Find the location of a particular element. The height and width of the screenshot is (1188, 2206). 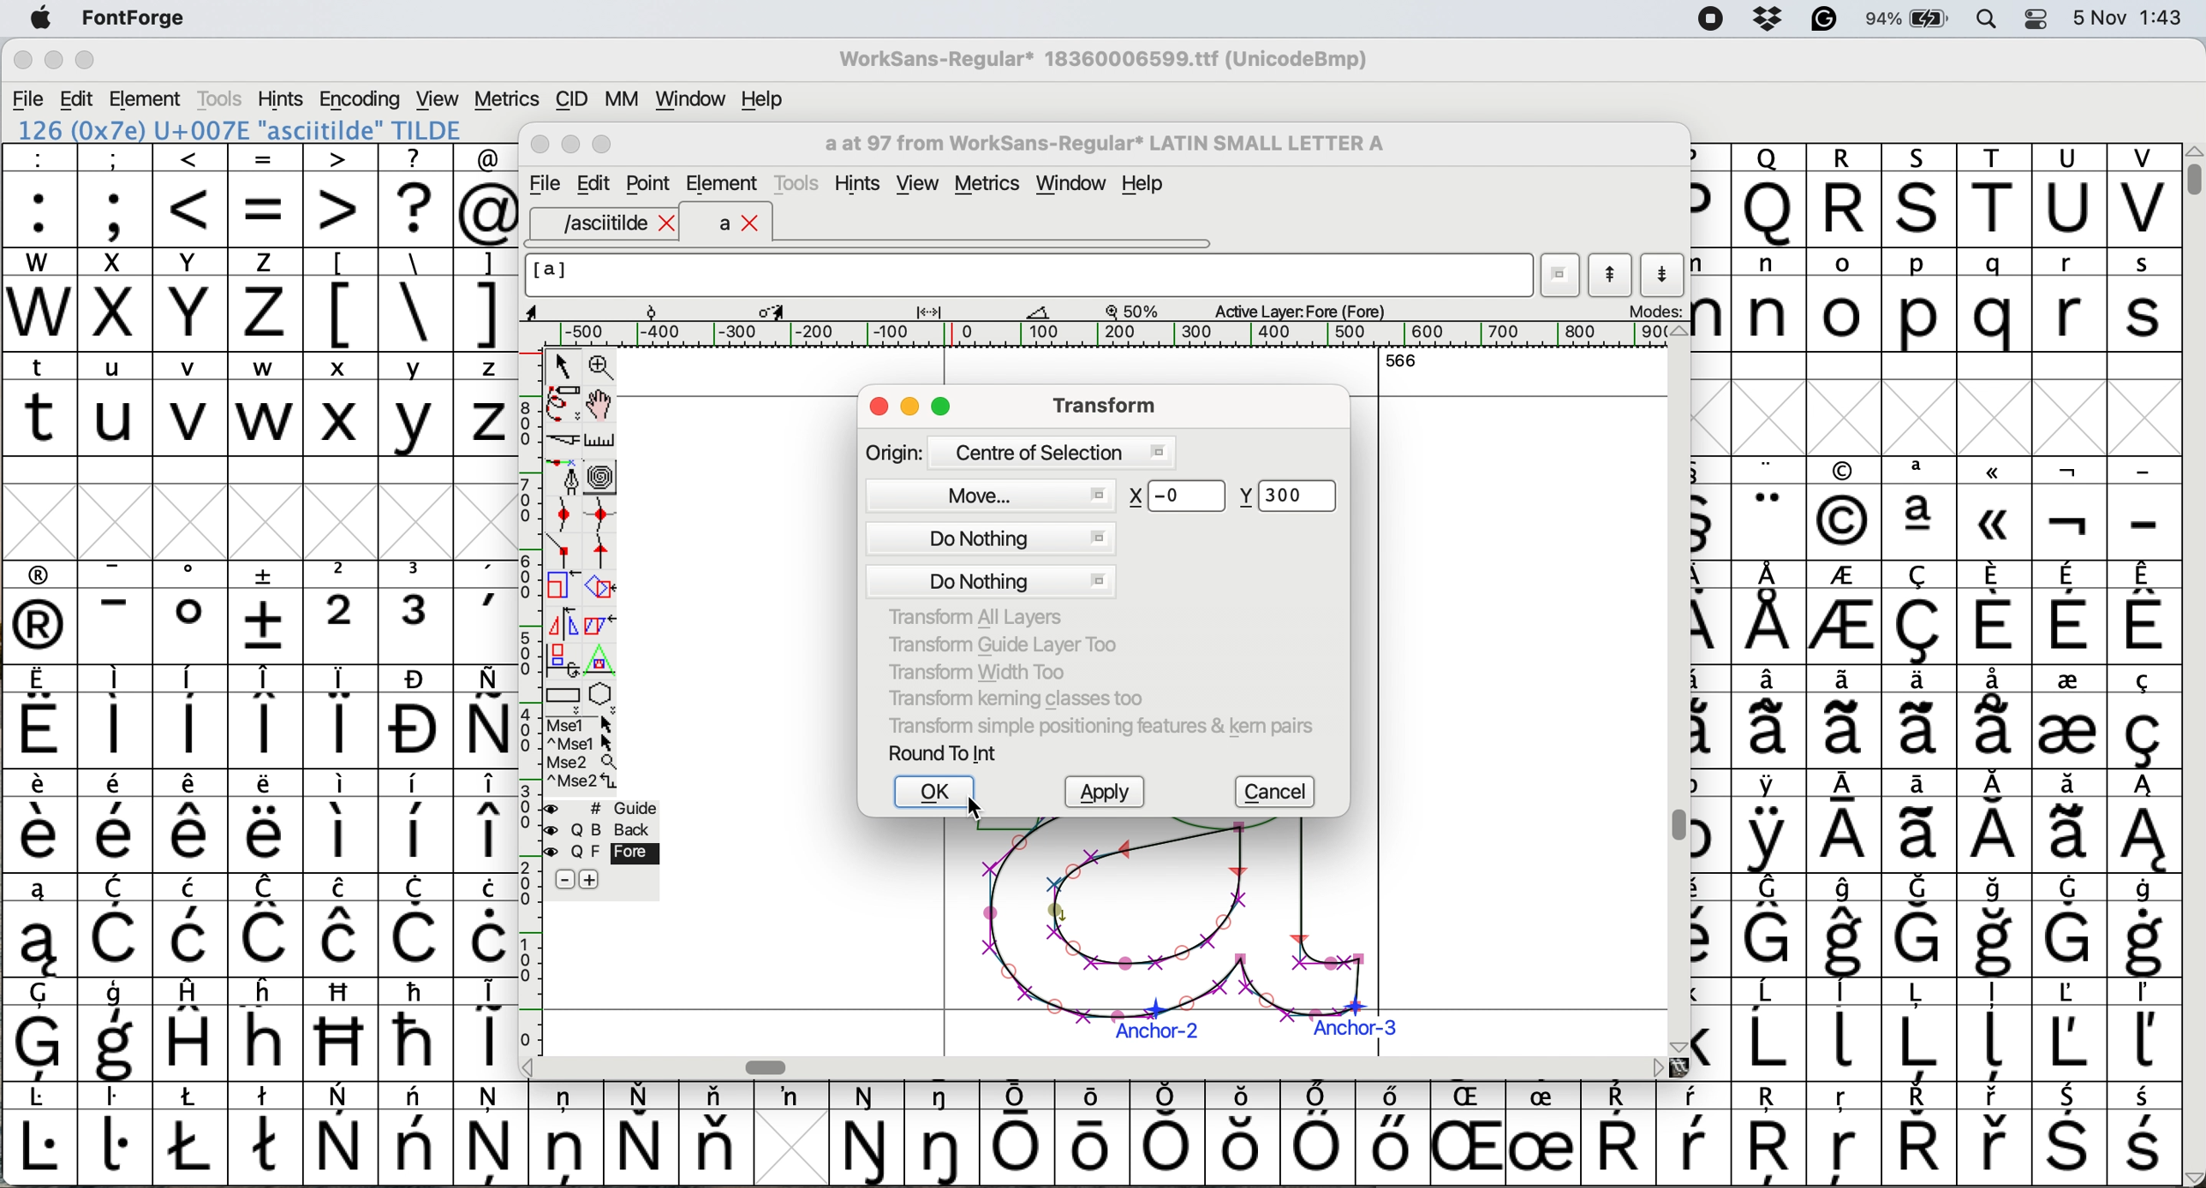

w is located at coordinates (265, 405).